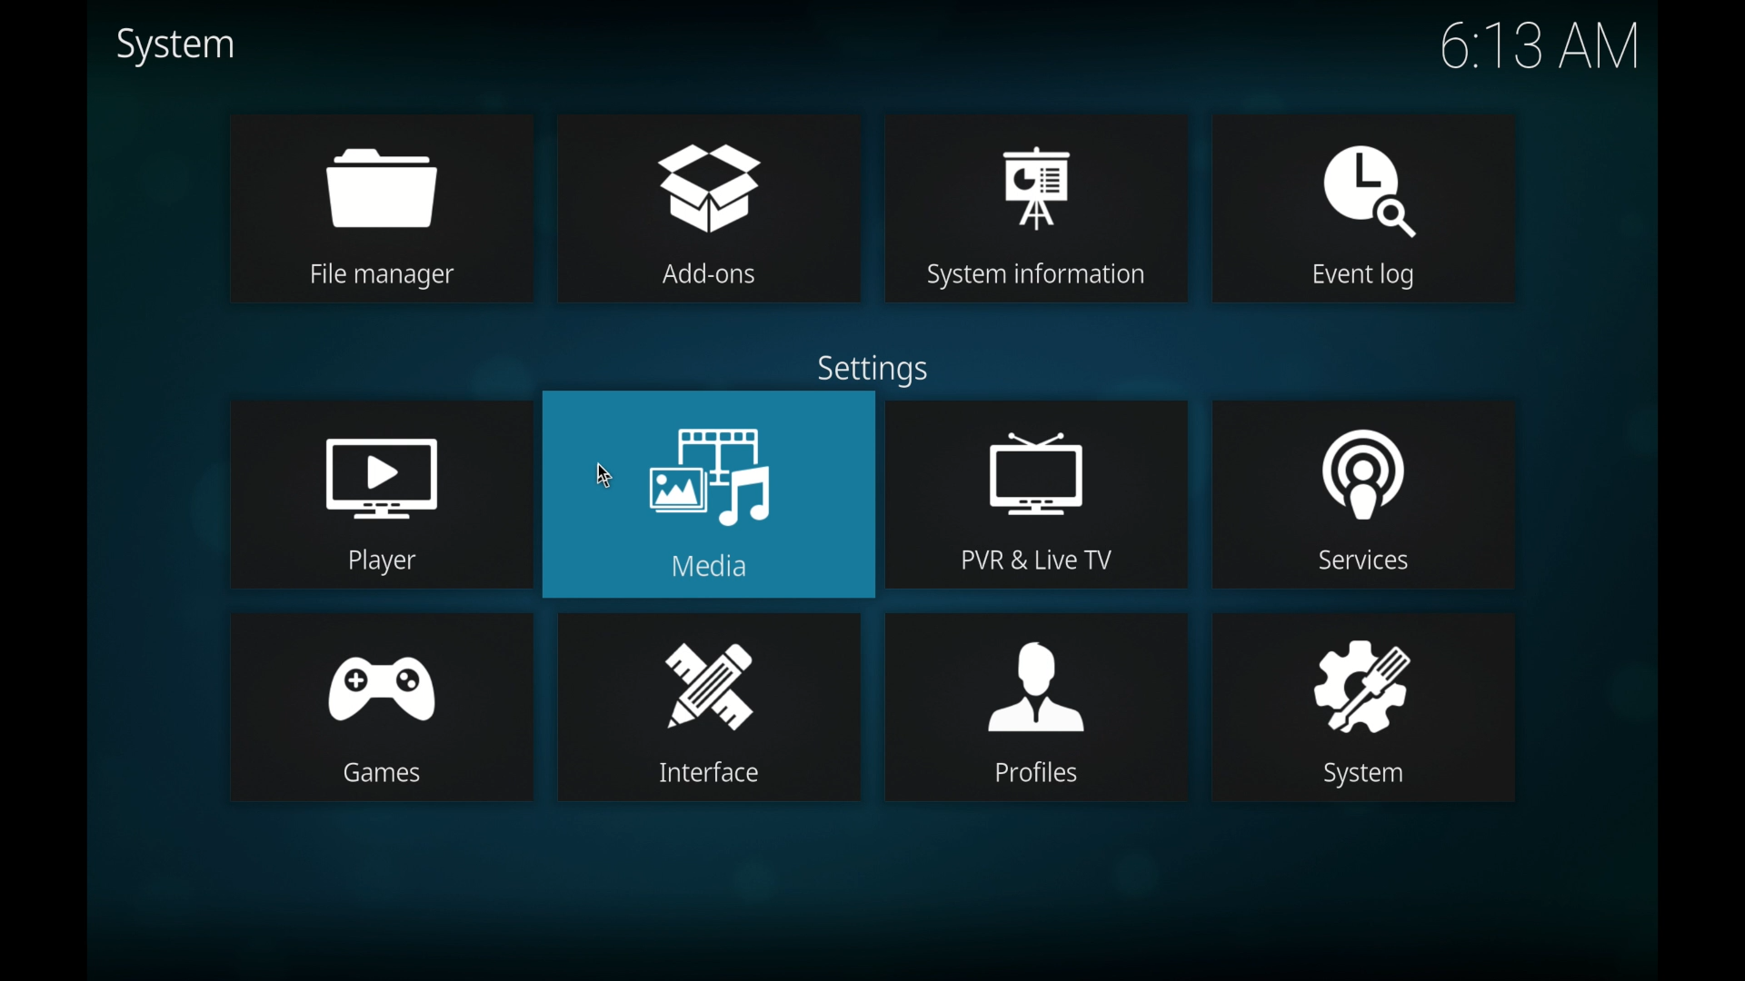 The image size is (1745, 981). What do you see at coordinates (710, 210) in the screenshot?
I see `add-ons` at bounding box center [710, 210].